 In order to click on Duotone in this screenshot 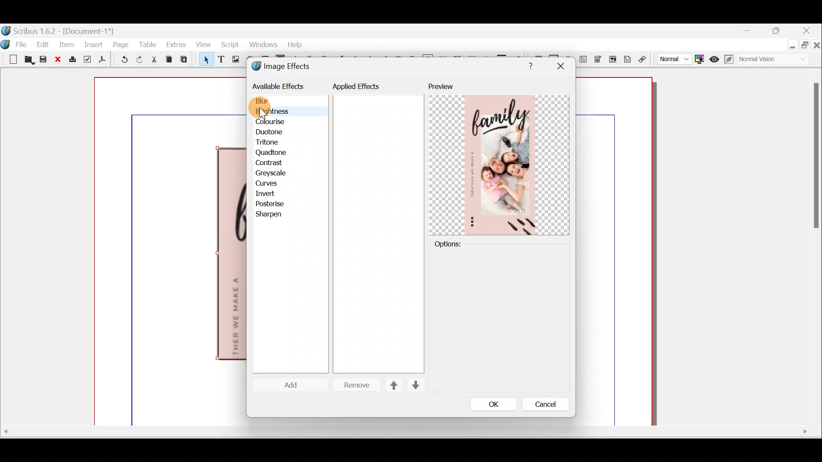, I will do `click(271, 133)`.